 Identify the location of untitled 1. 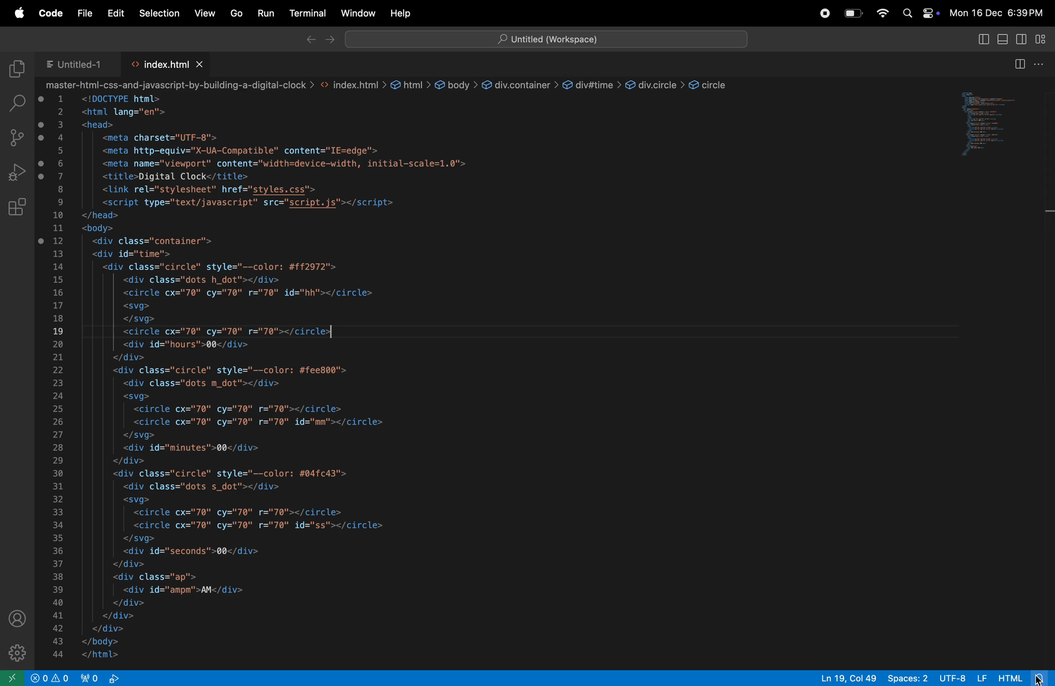
(77, 64).